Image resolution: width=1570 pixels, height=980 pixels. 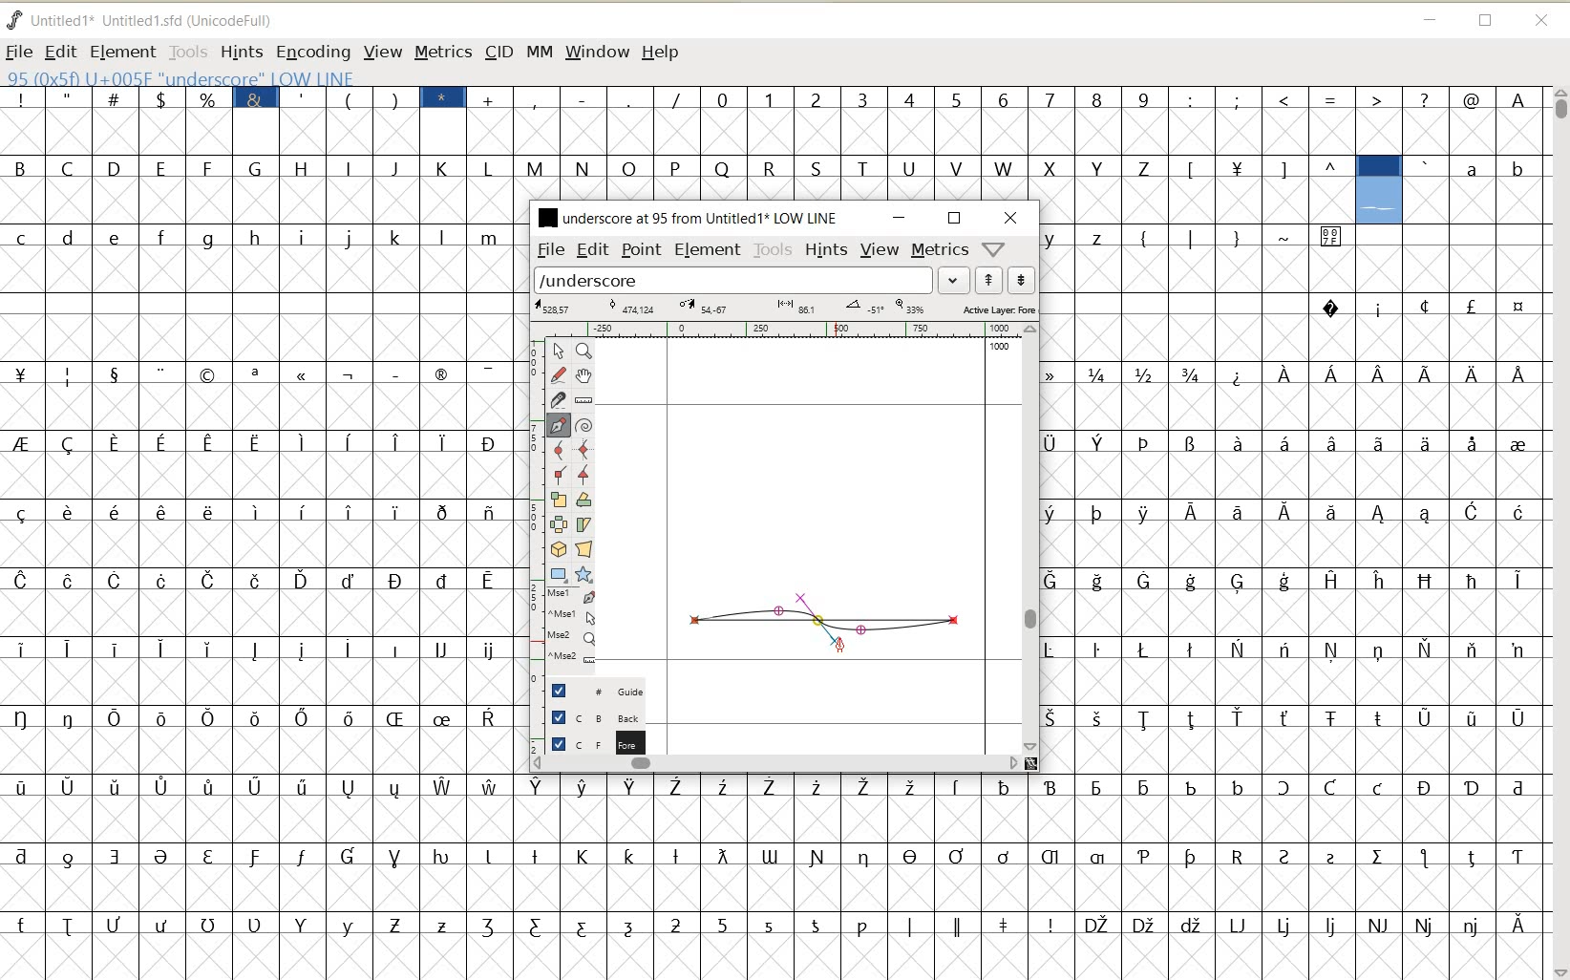 What do you see at coordinates (1559, 533) in the screenshot?
I see `SCROLLBAR` at bounding box center [1559, 533].